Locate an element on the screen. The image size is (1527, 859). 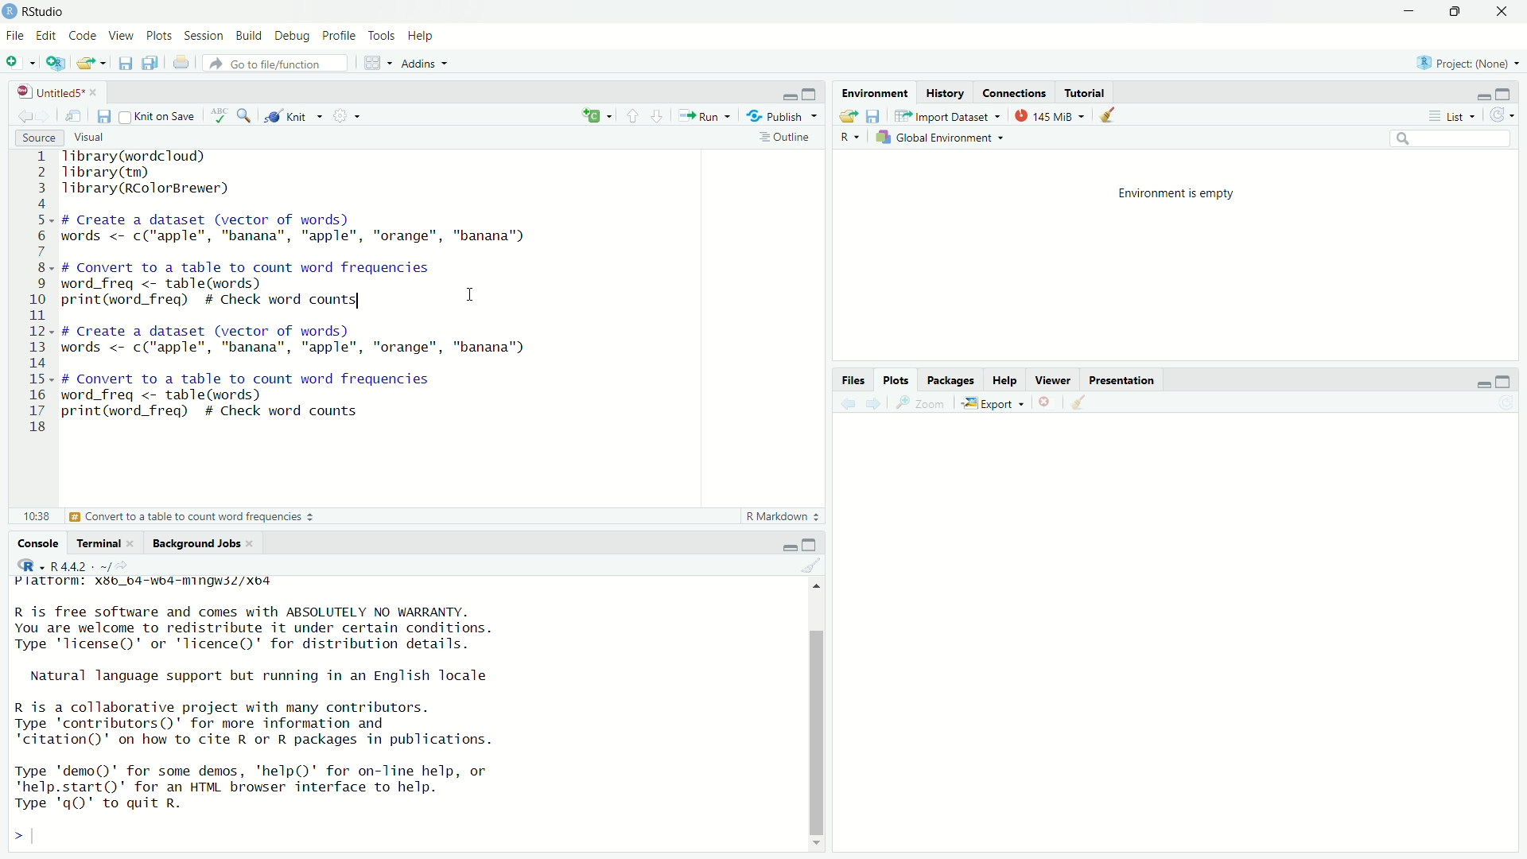
Minimize is located at coordinates (1405, 12).